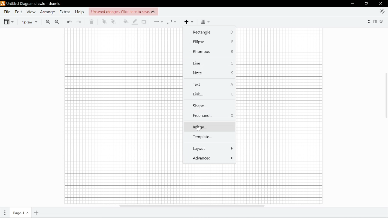  What do you see at coordinates (31, 12) in the screenshot?
I see `View` at bounding box center [31, 12].